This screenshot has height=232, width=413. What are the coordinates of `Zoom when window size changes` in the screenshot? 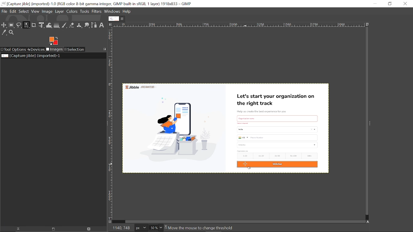 It's located at (367, 25).